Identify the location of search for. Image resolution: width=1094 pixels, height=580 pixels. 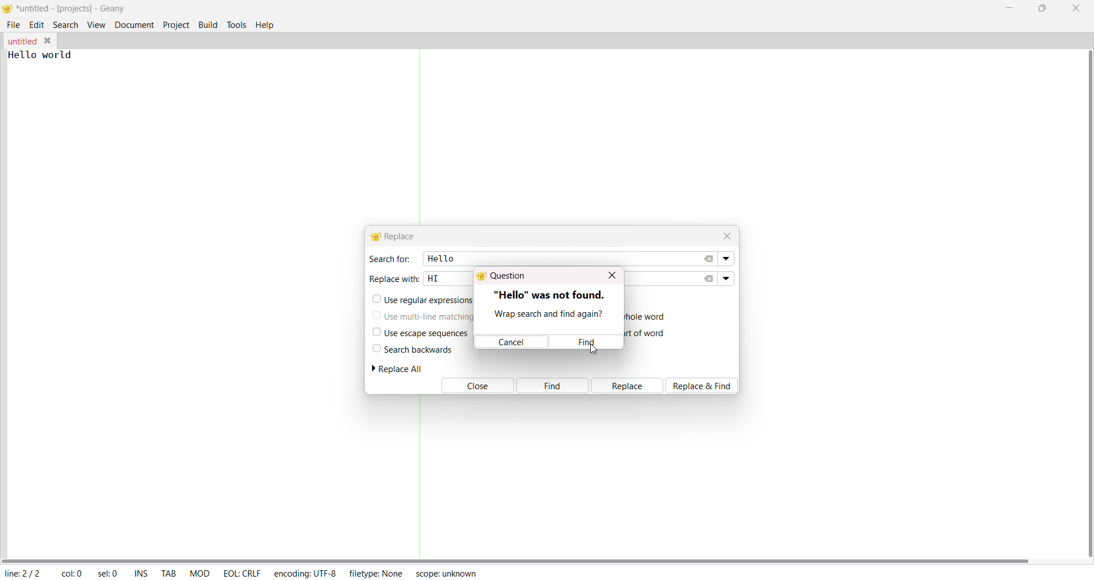
(389, 259).